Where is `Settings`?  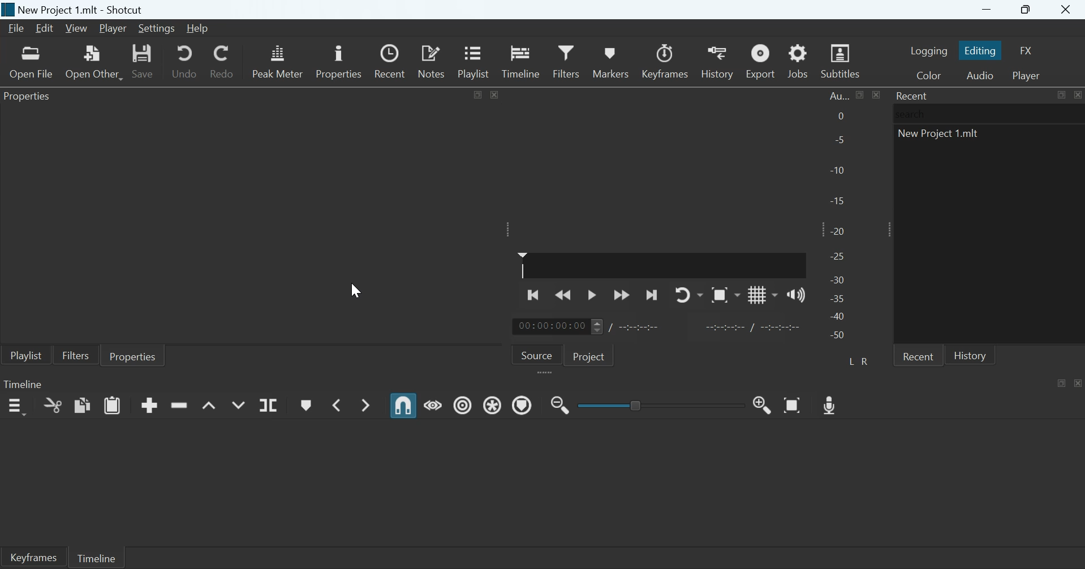 Settings is located at coordinates (157, 29).